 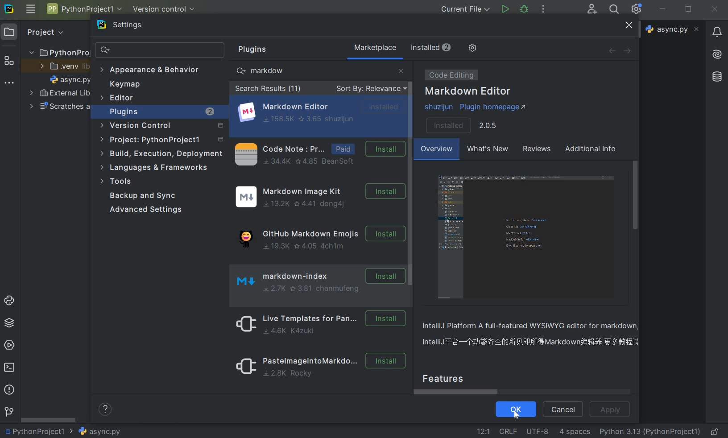 What do you see at coordinates (505, 9) in the screenshot?
I see `run` at bounding box center [505, 9].